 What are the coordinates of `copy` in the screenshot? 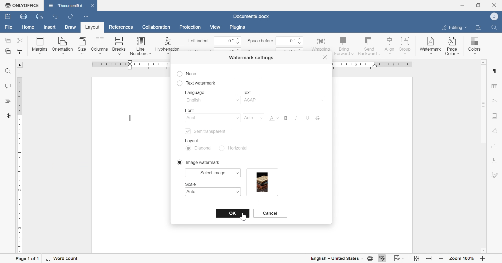 It's located at (8, 40).